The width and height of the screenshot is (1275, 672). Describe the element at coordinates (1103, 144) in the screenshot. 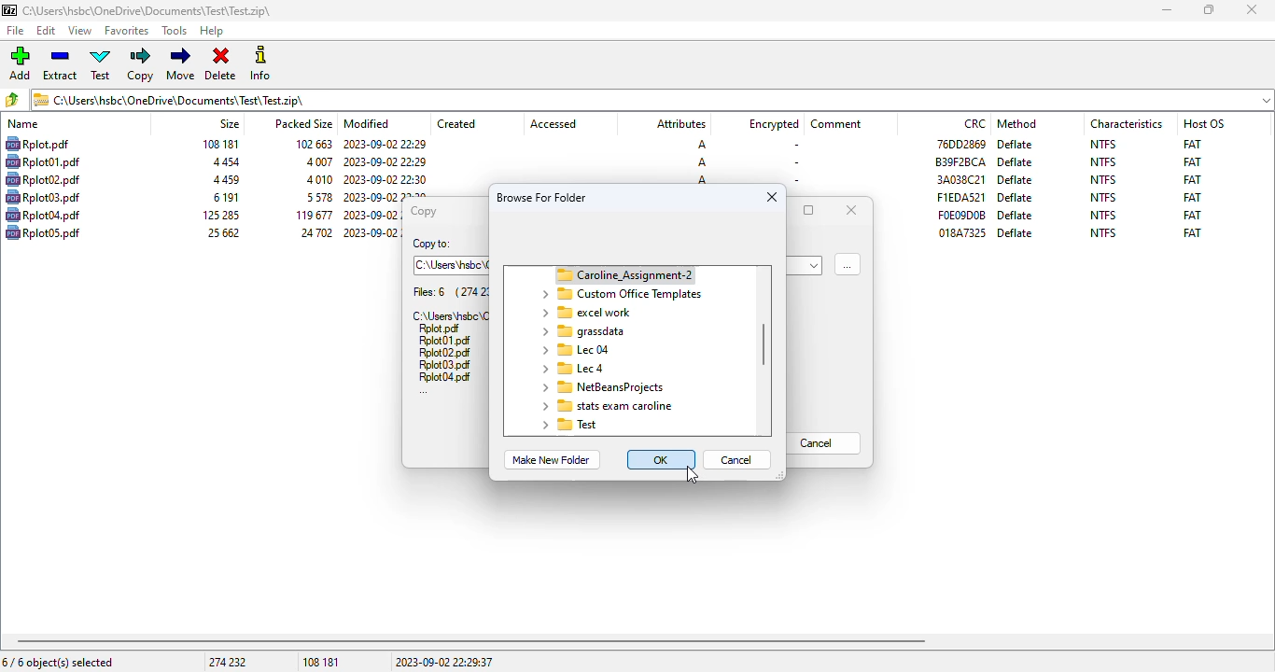

I see `NTFS` at that location.